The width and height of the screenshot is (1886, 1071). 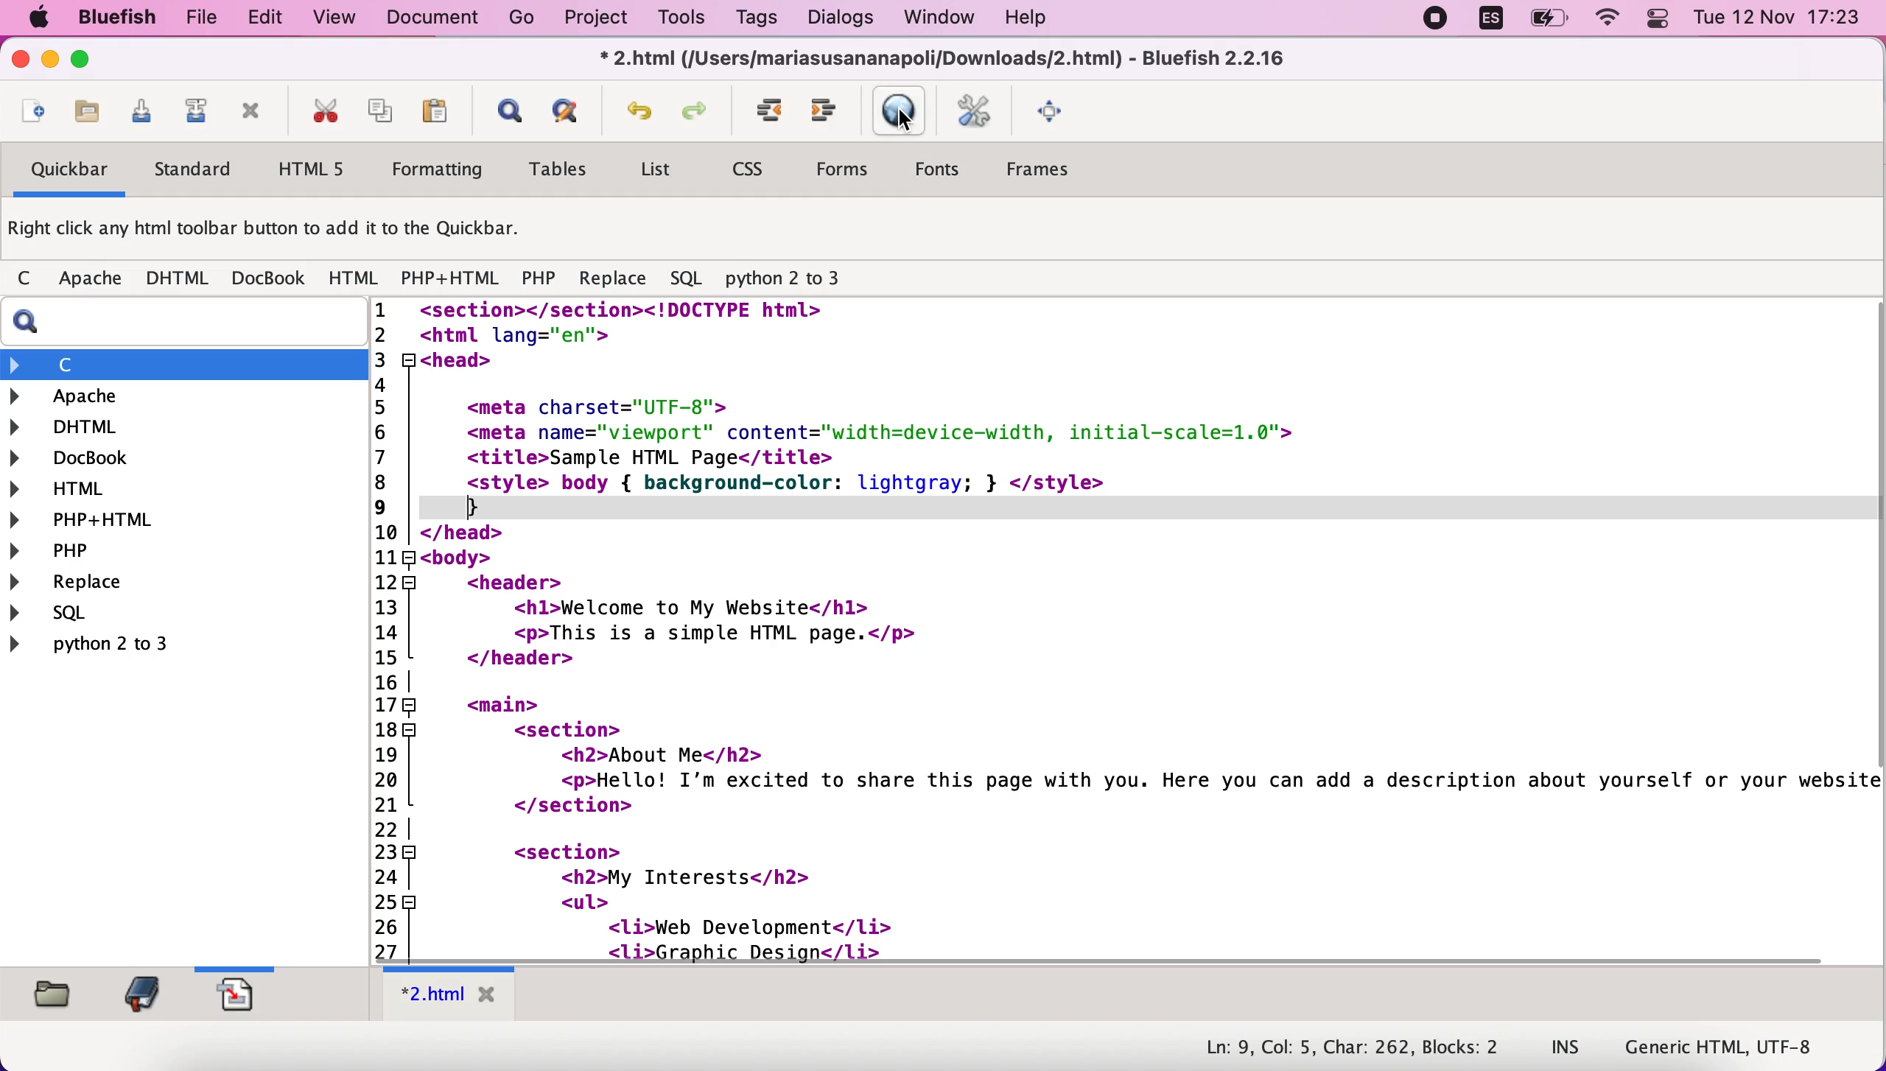 I want to click on unindent, so click(x=831, y=111).